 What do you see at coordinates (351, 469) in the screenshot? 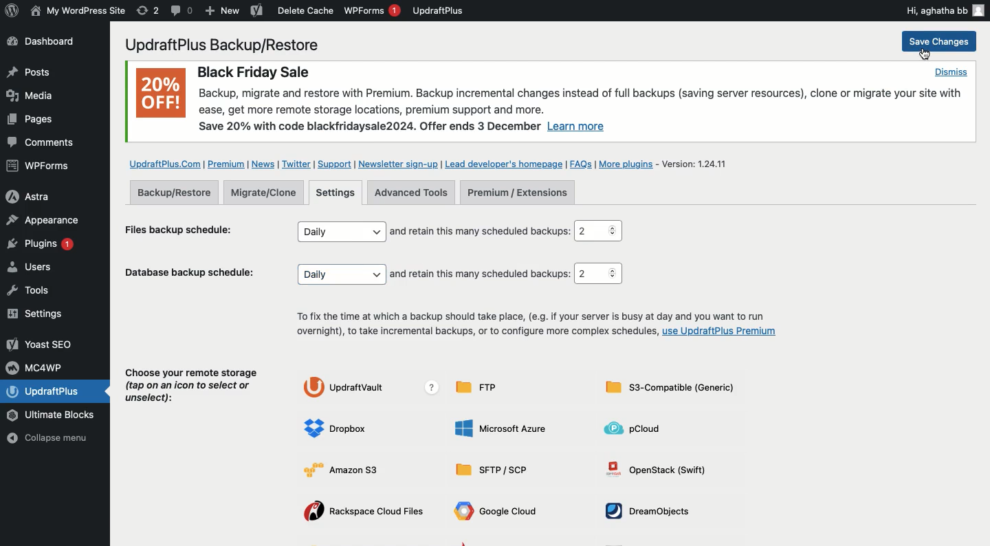
I see `Amazon S3` at bounding box center [351, 469].